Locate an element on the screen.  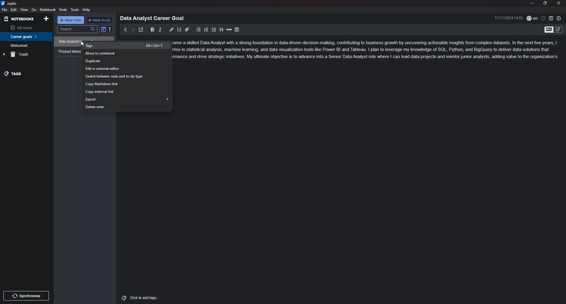
view is located at coordinates (24, 10).